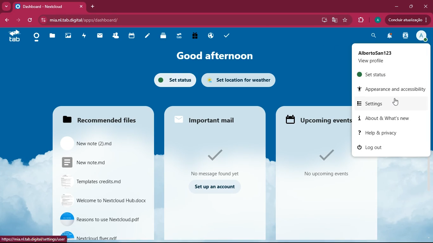  What do you see at coordinates (214, 186) in the screenshot?
I see `set account` at bounding box center [214, 186].